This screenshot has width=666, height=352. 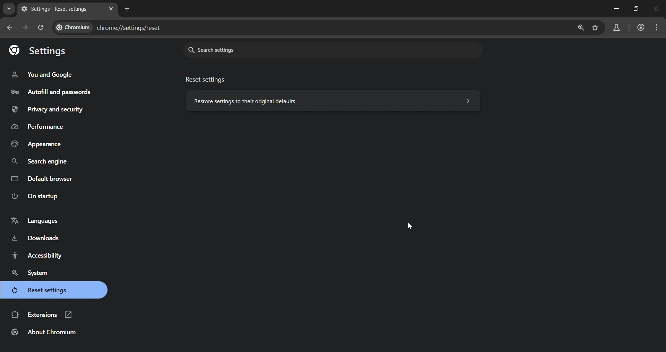 What do you see at coordinates (32, 273) in the screenshot?
I see `system` at bounding box center [32, 273].